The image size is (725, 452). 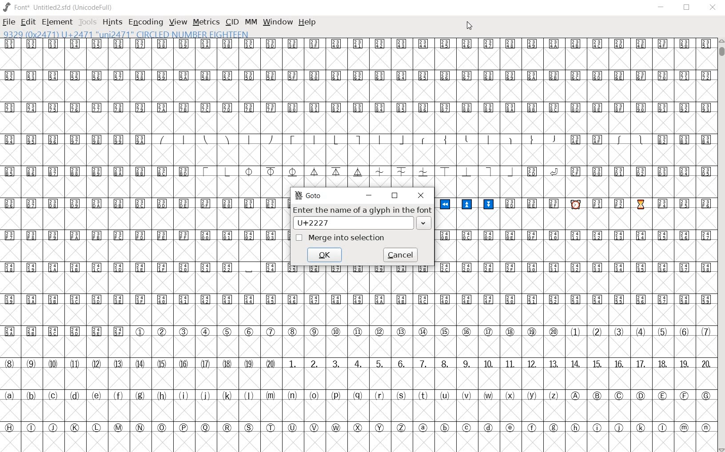 I want to click on glyph characters, so click(x=500, y=102).